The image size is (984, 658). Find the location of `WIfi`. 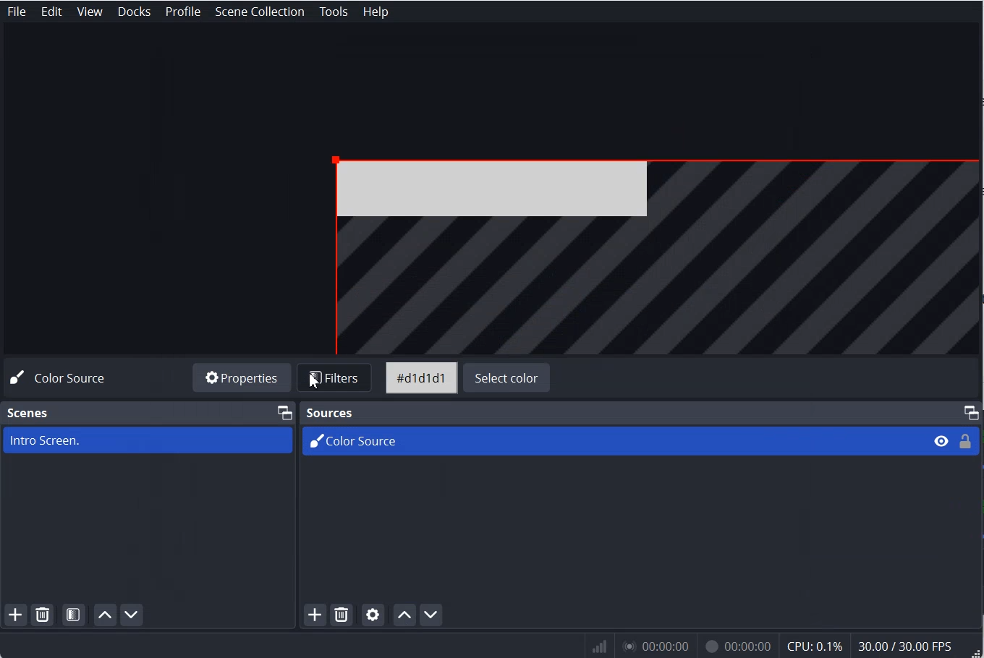

WIfi is located at coordinates (601, 646).